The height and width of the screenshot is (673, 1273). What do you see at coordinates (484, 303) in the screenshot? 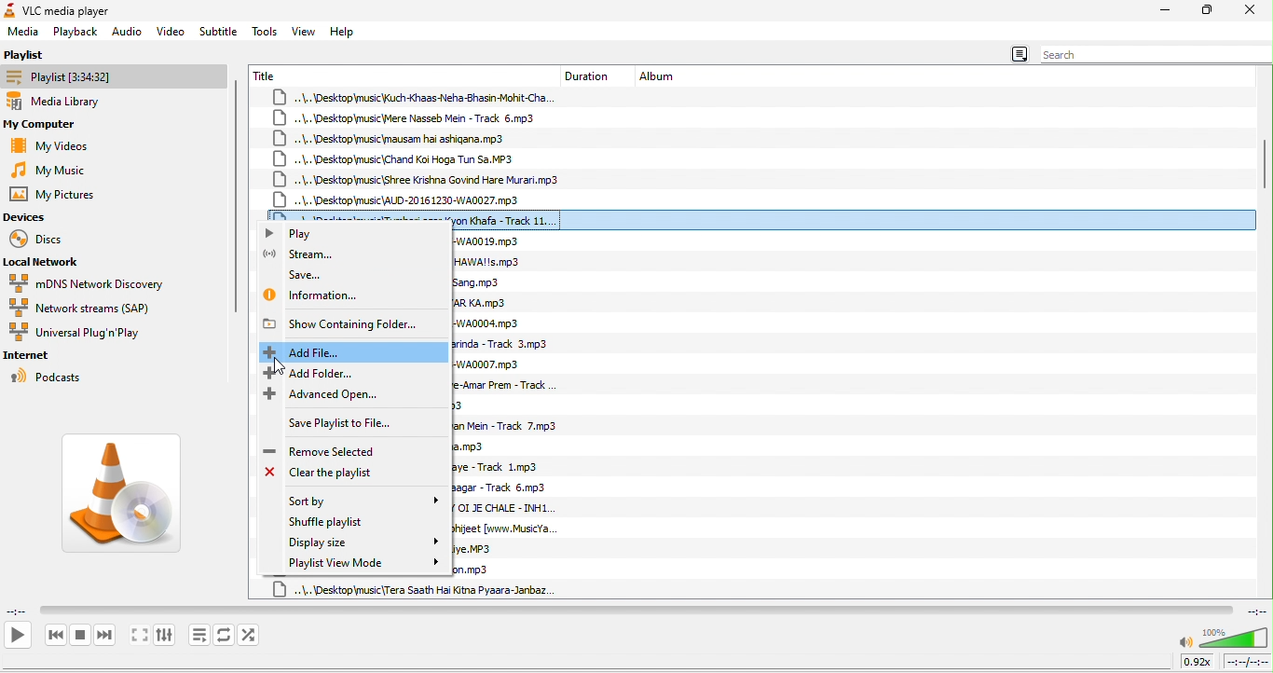
I see `««\.. \Desktop\music\YEH SILSILA PYAR KA.mp3` at bounding box center [484, 303].